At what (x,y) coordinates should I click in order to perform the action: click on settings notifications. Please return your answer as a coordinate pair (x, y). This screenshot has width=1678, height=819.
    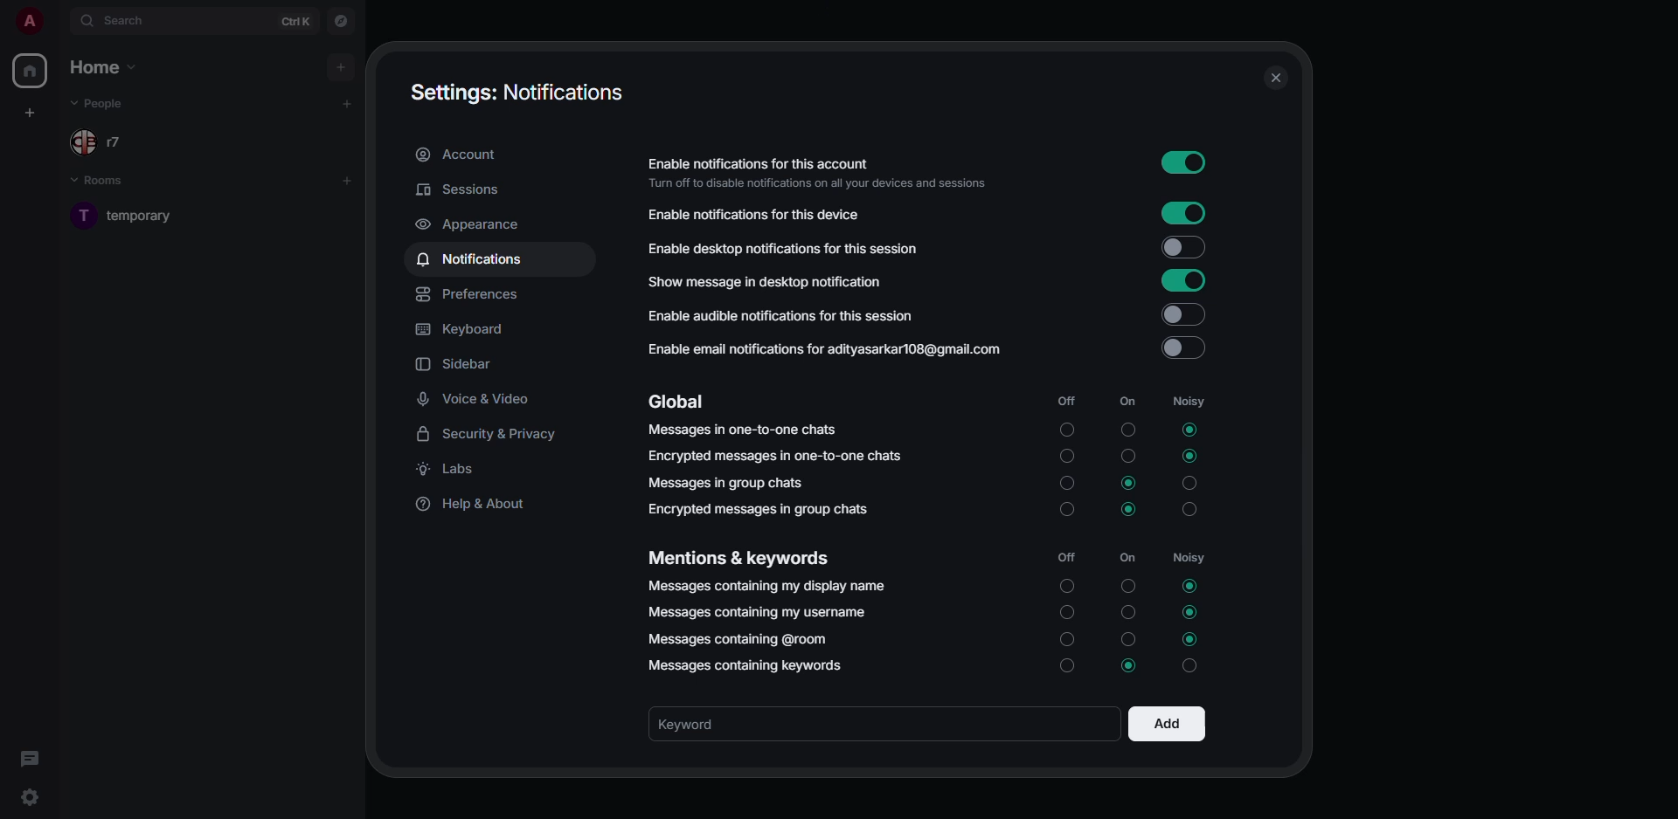
    Looking at the image, I should click on (517, 95).